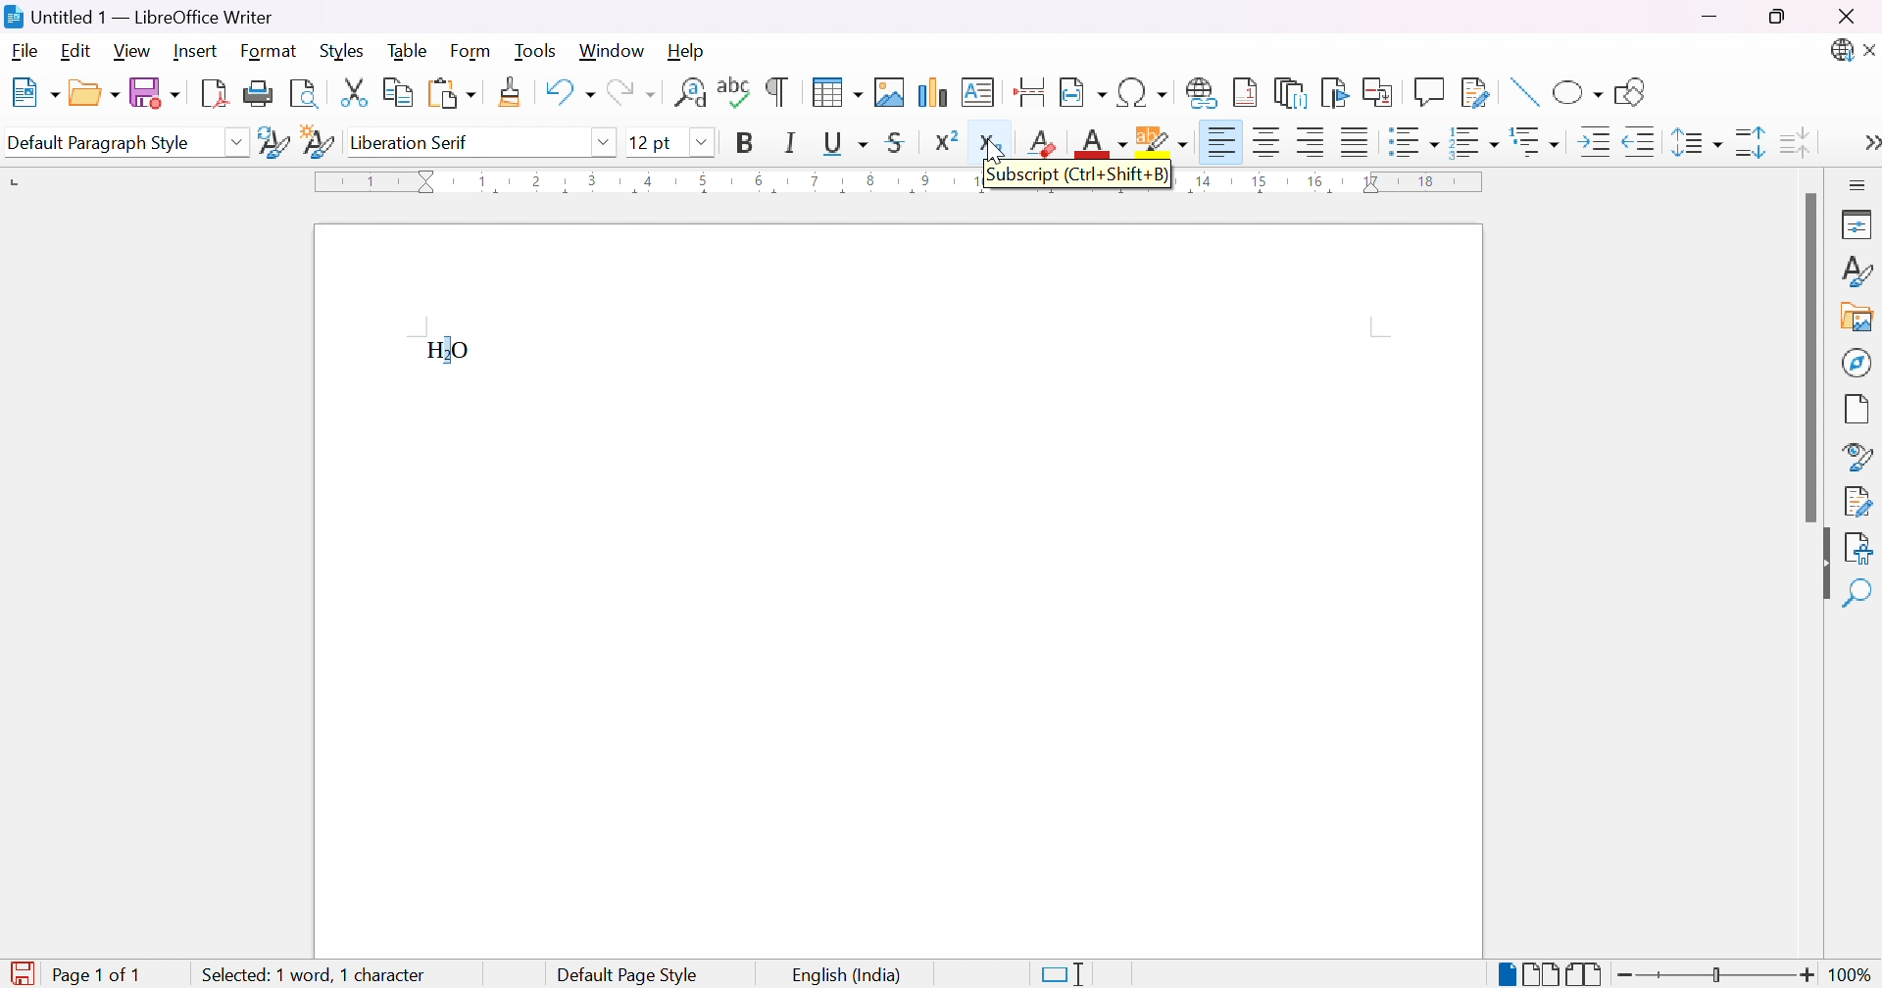 This screenshot has width=1882, height=988. What do you see at coordinates (1538, 142) in the screenshot?
I see `Select outline format` at bounding box center [1538, 142].